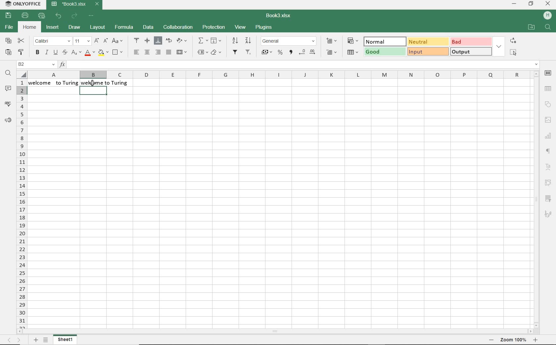  I want to click on sort descending, so click(248, 40).